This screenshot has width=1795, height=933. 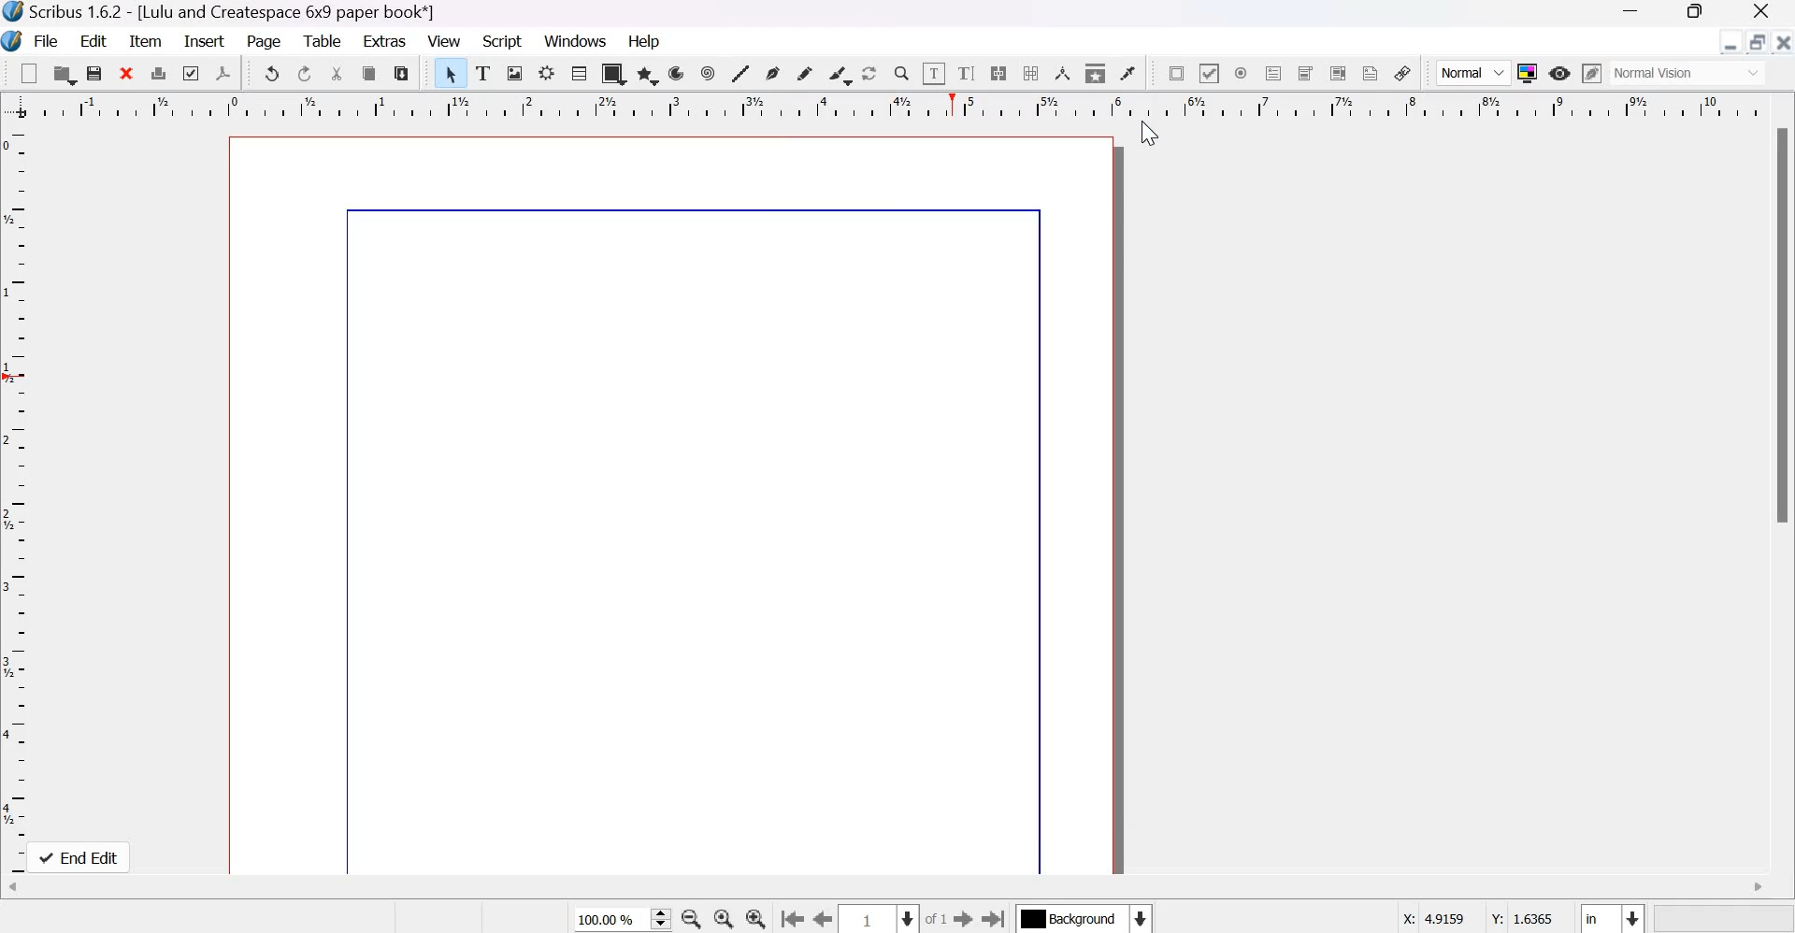 I want to click on Close, so click(x=1761, y=10).